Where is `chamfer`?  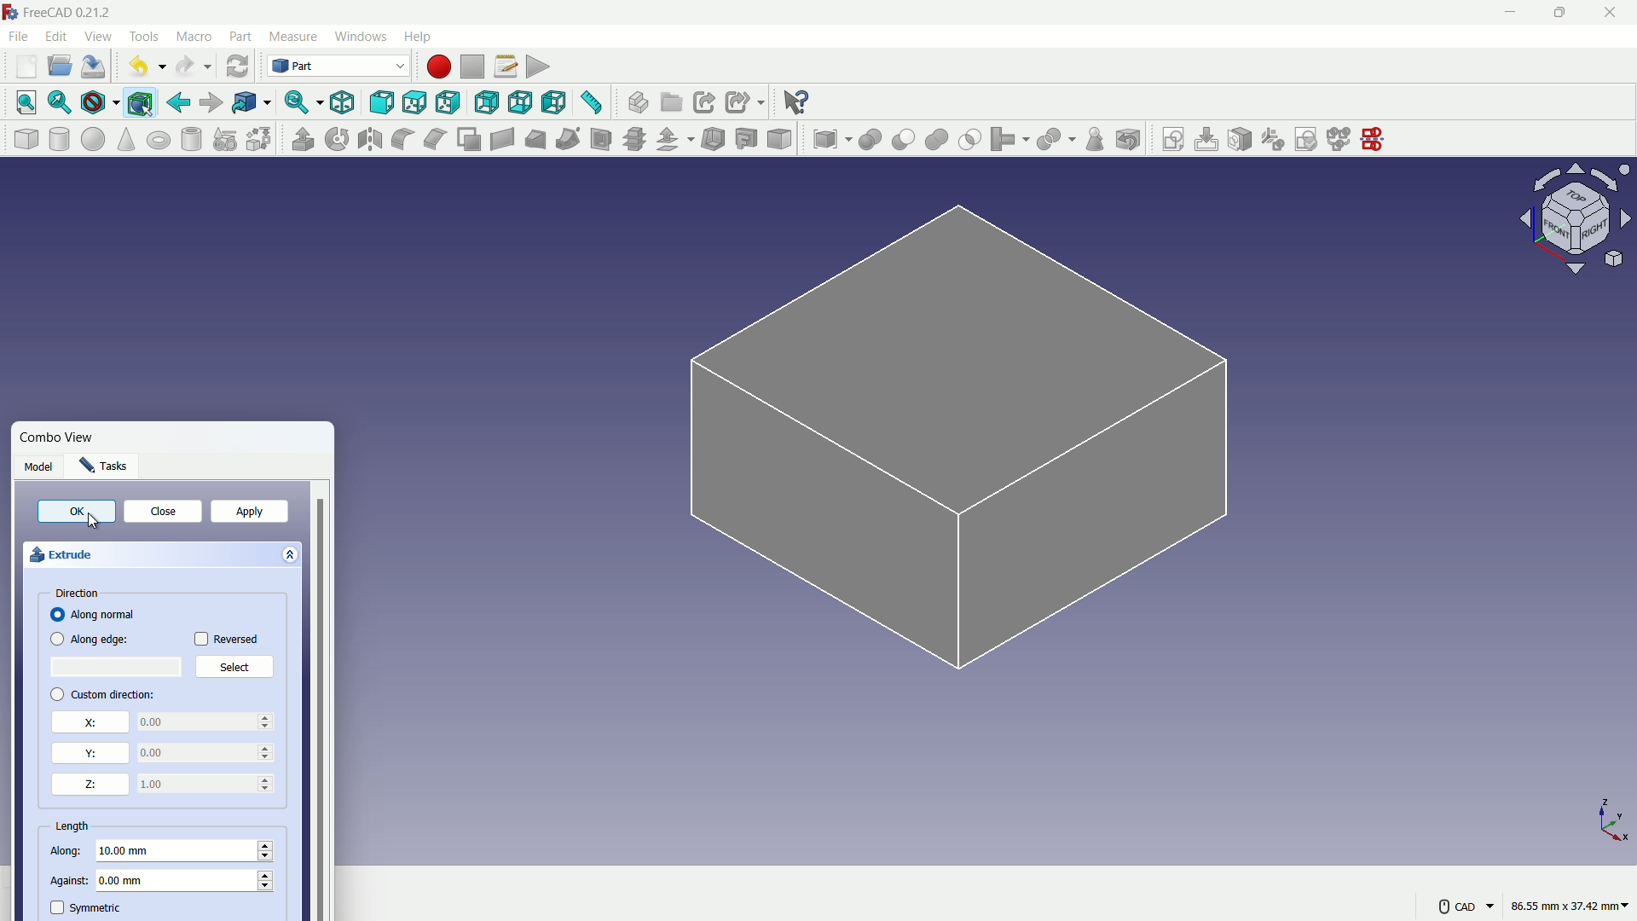 chamfer is located at coordinates (435, 139).